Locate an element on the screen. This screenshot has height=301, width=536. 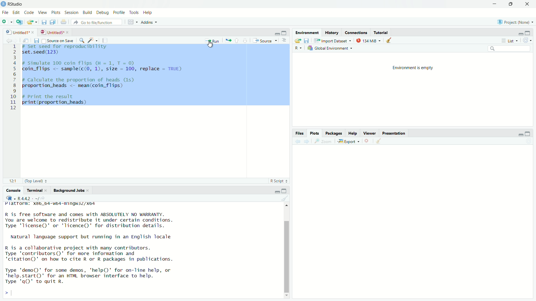
source is located at coordinates (266, 41).